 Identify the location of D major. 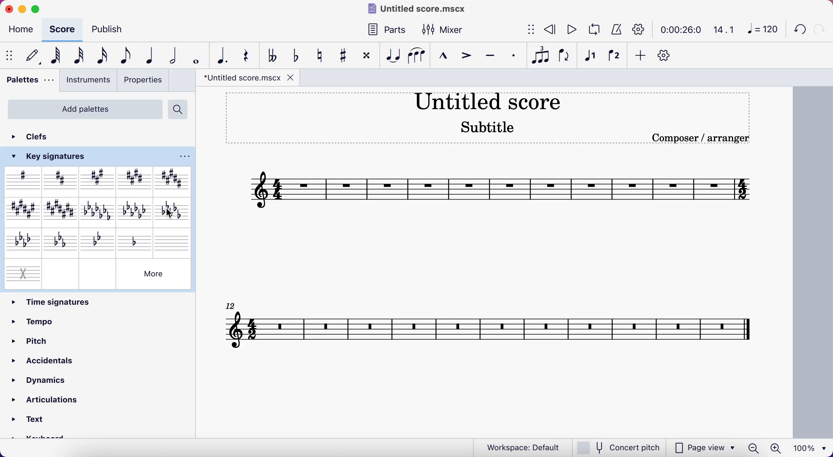
(60, 180).